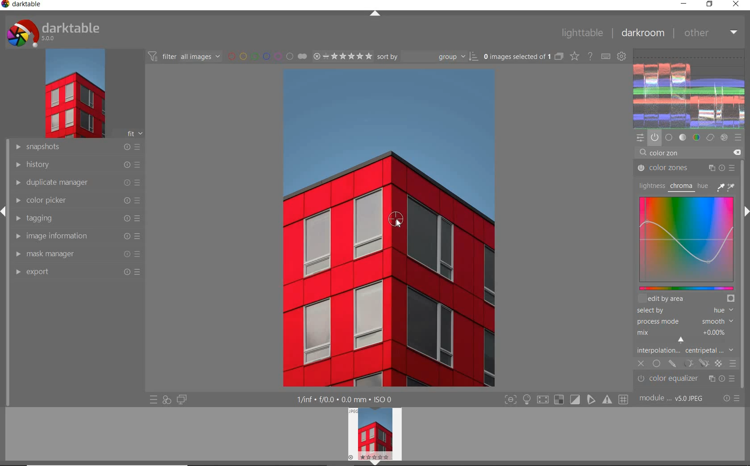  Describe the element at coordinates (575, 57) in the screenshot. I see `change type of overlays` at that location.